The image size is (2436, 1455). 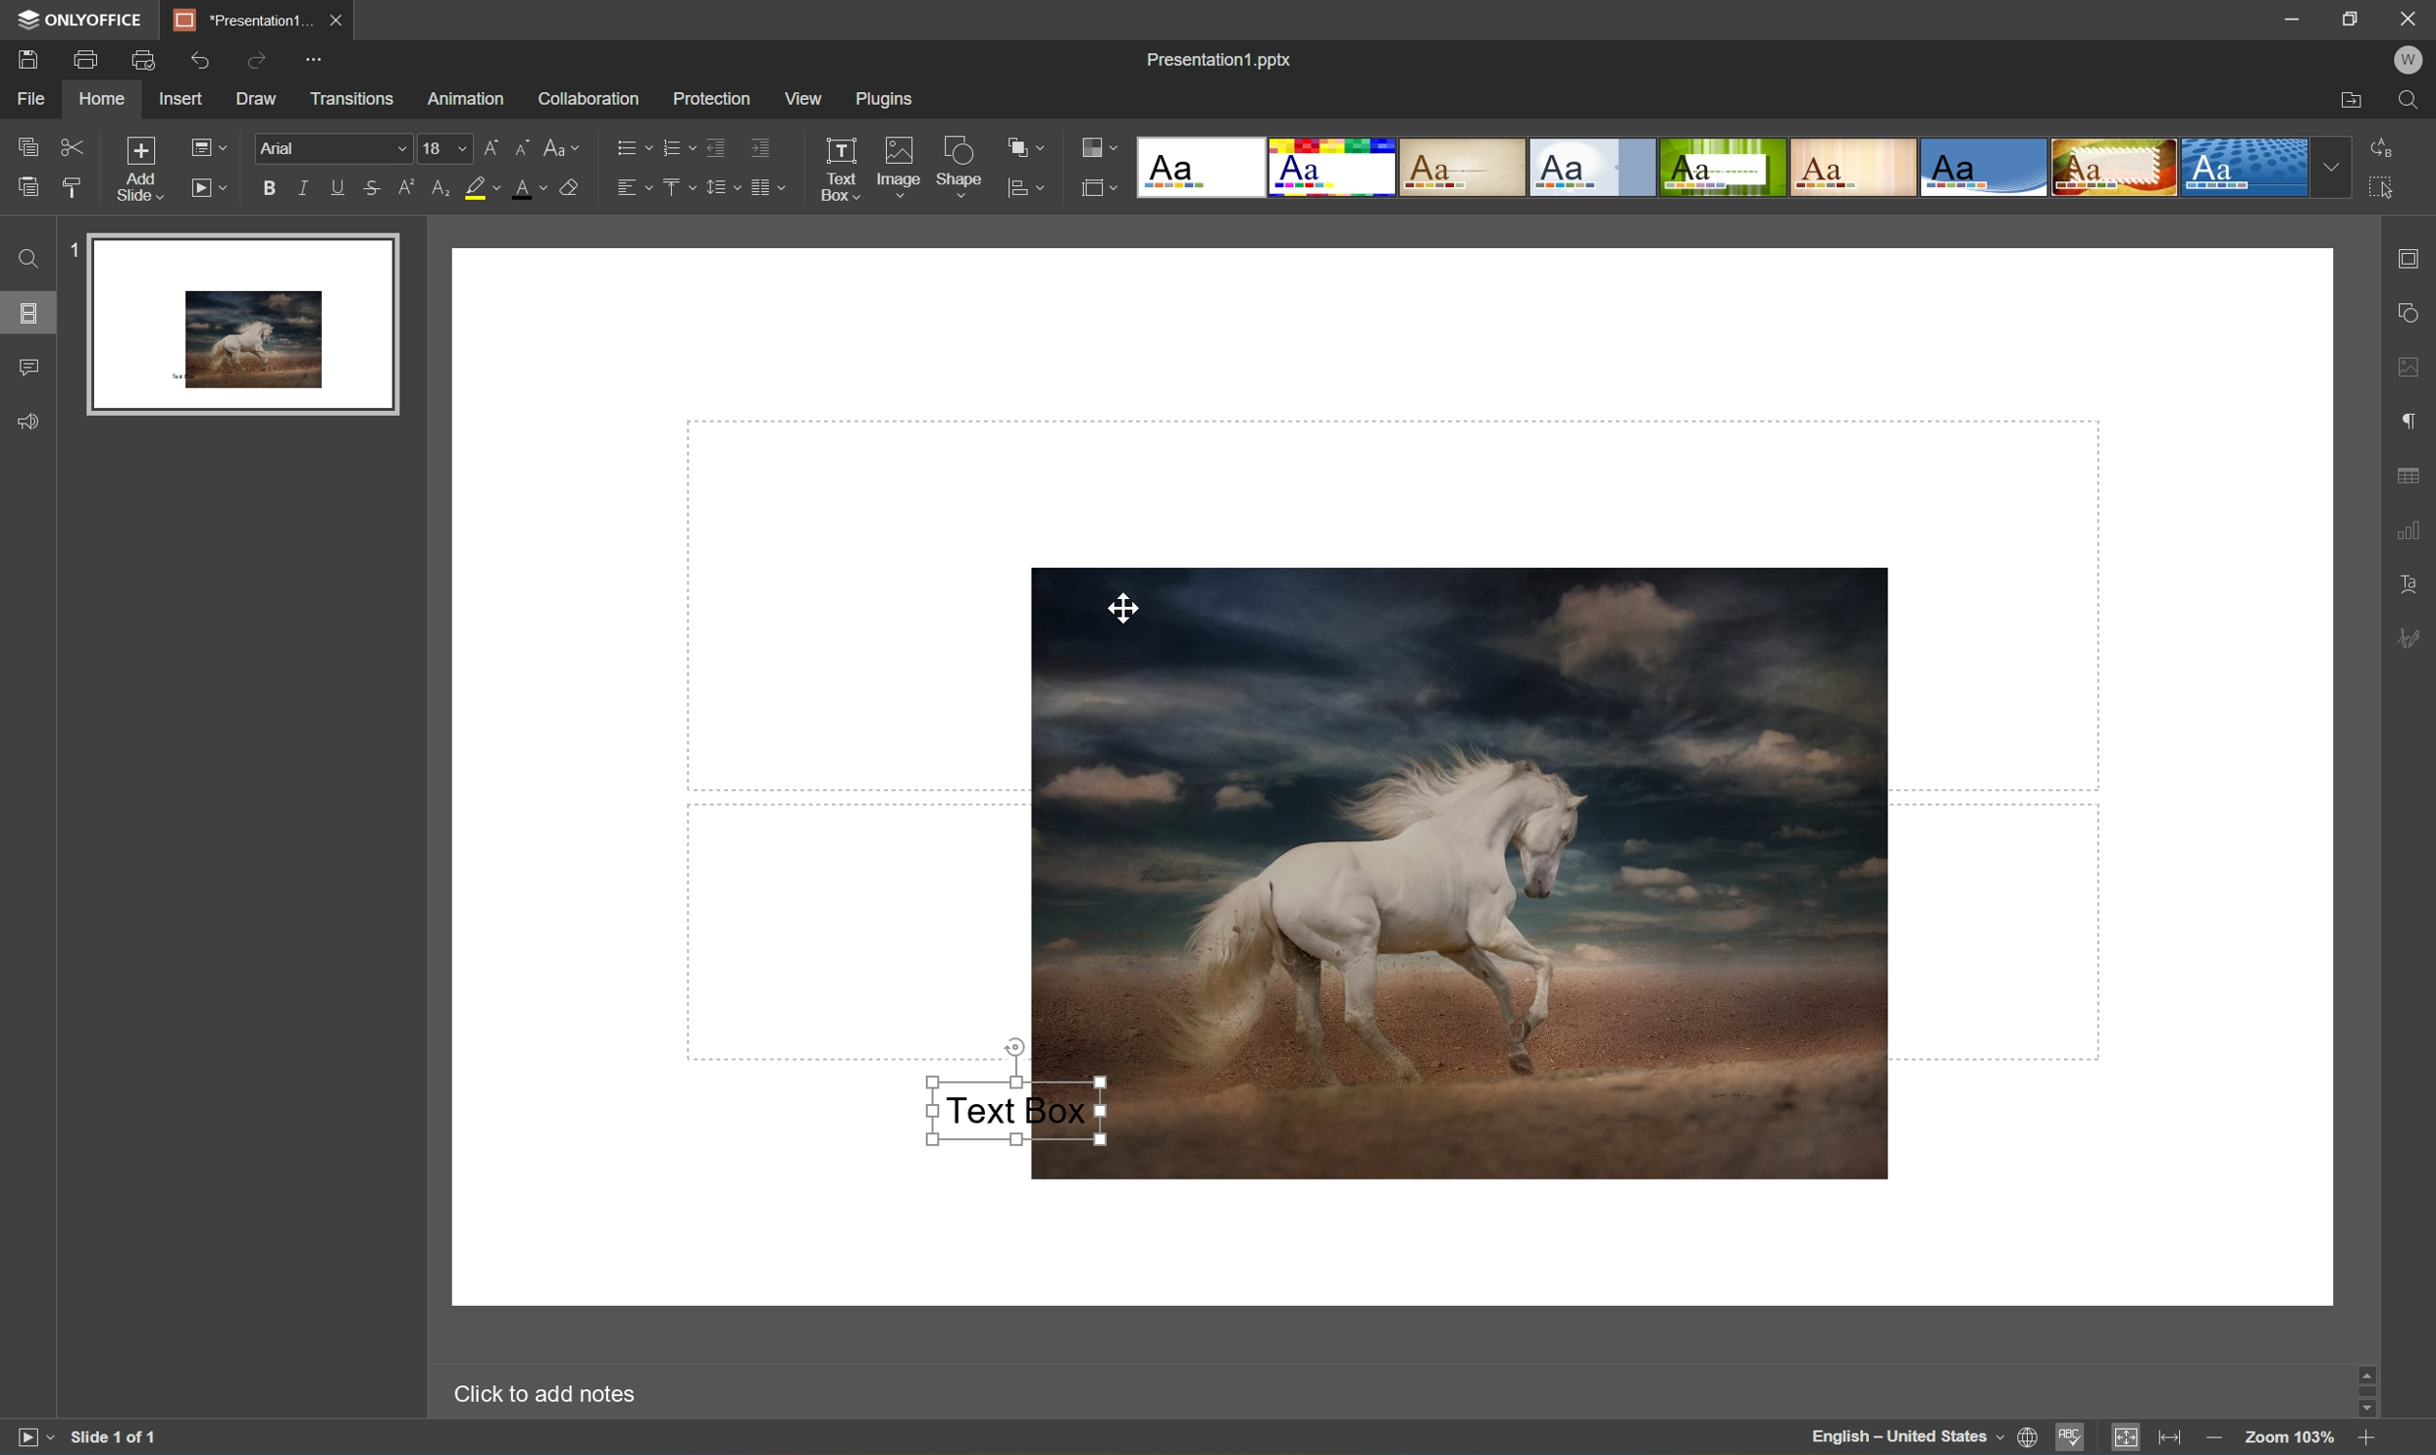 I want to click on Safari, so click(x=2115, y=168).